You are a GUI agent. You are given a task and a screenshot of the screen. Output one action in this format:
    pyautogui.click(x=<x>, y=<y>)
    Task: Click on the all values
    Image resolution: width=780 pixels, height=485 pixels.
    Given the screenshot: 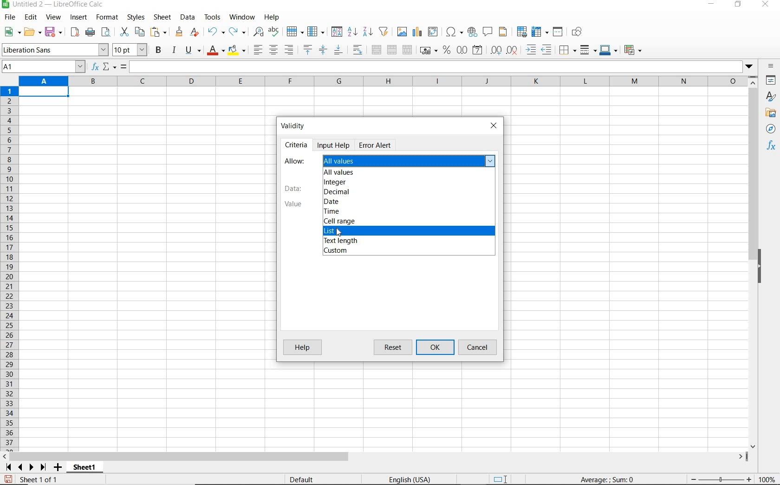 What is the action you would take?
    pyautogui.click(x=411, y=161)
    